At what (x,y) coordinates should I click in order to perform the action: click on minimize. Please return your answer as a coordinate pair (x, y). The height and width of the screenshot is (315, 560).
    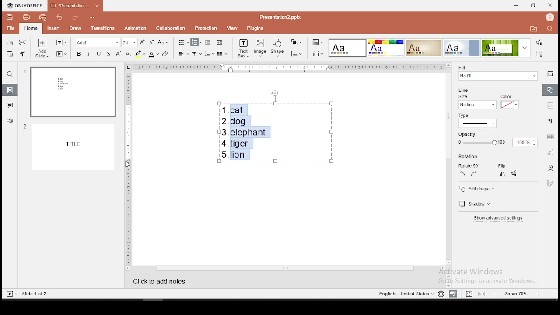
    Looking at the image, I should click on (517, 6).